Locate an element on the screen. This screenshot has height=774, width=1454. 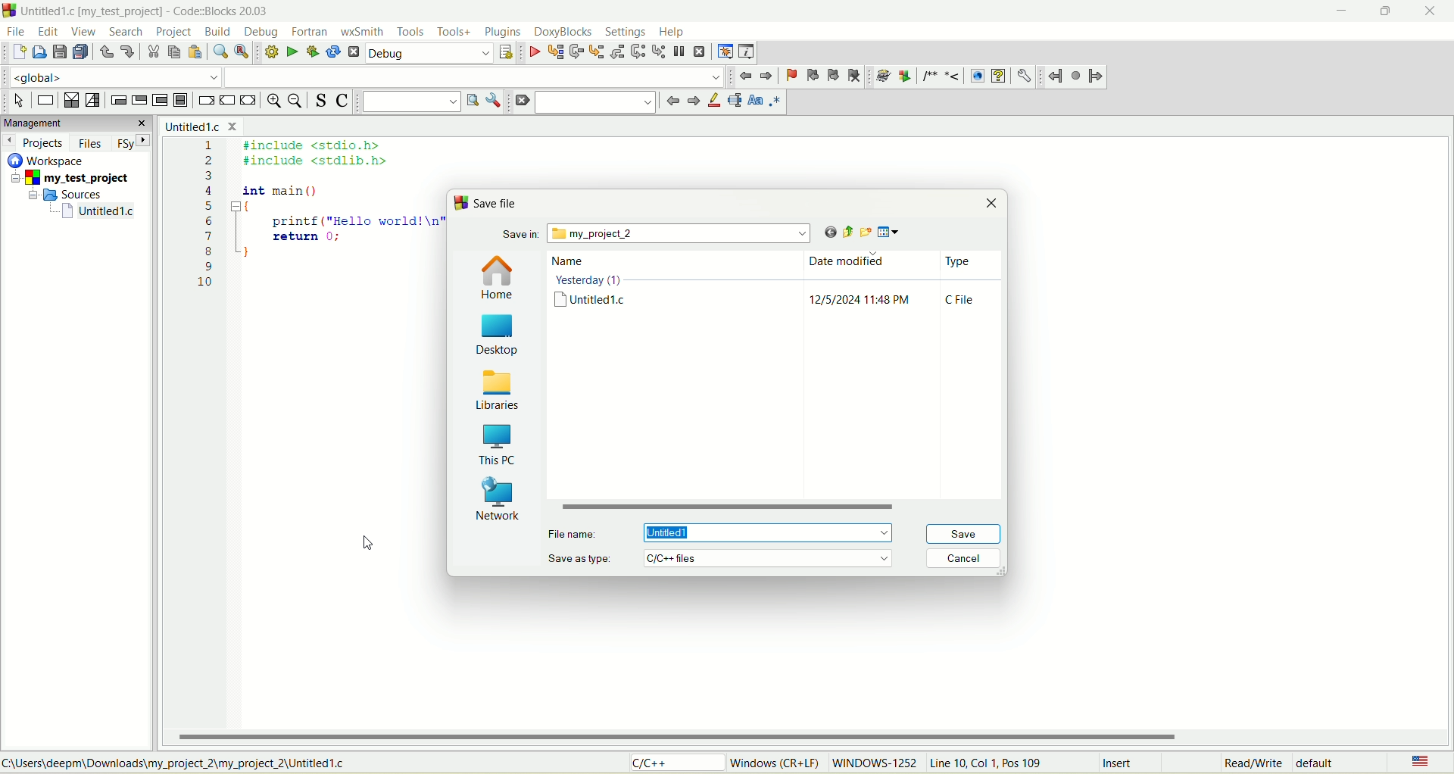
find is located at coordinates (220, 52).